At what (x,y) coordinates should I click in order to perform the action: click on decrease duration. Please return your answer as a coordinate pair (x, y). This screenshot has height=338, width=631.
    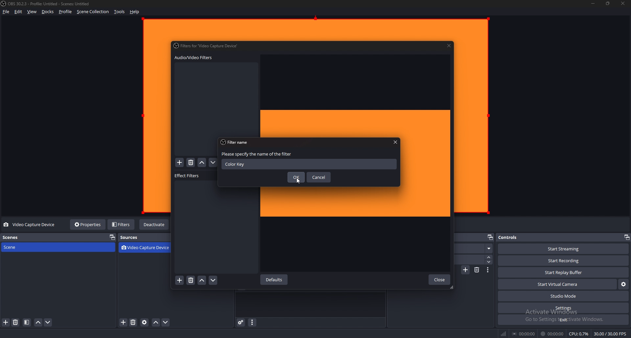
    Looking at the image, I should click on (489, 262).